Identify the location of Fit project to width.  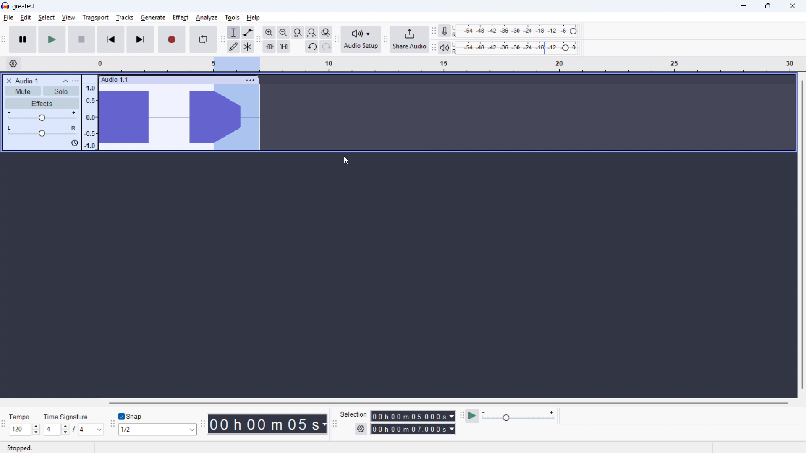
(312, 33).